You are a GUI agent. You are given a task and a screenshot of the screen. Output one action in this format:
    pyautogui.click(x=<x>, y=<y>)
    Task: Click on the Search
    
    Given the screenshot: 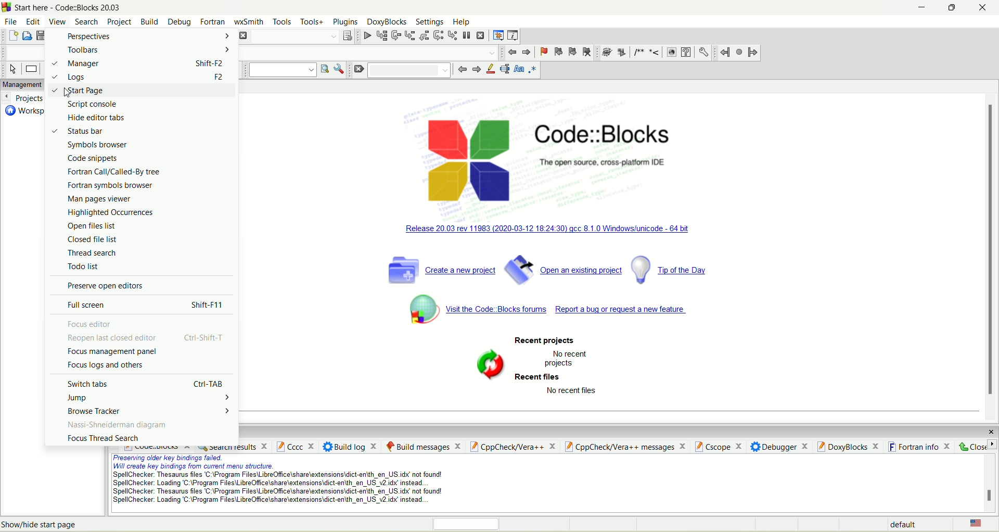 What is the action you would take?
    pyautogui.click(x=291, y=36)
    